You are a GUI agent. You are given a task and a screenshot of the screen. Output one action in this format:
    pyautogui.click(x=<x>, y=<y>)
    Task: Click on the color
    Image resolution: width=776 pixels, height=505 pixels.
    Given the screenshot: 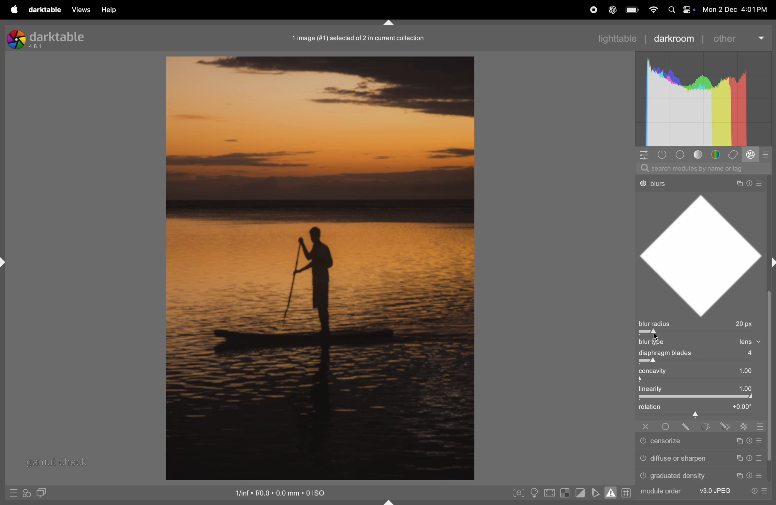 What is the action you would take?
    pyautogui.click(x=717, y=154)
    